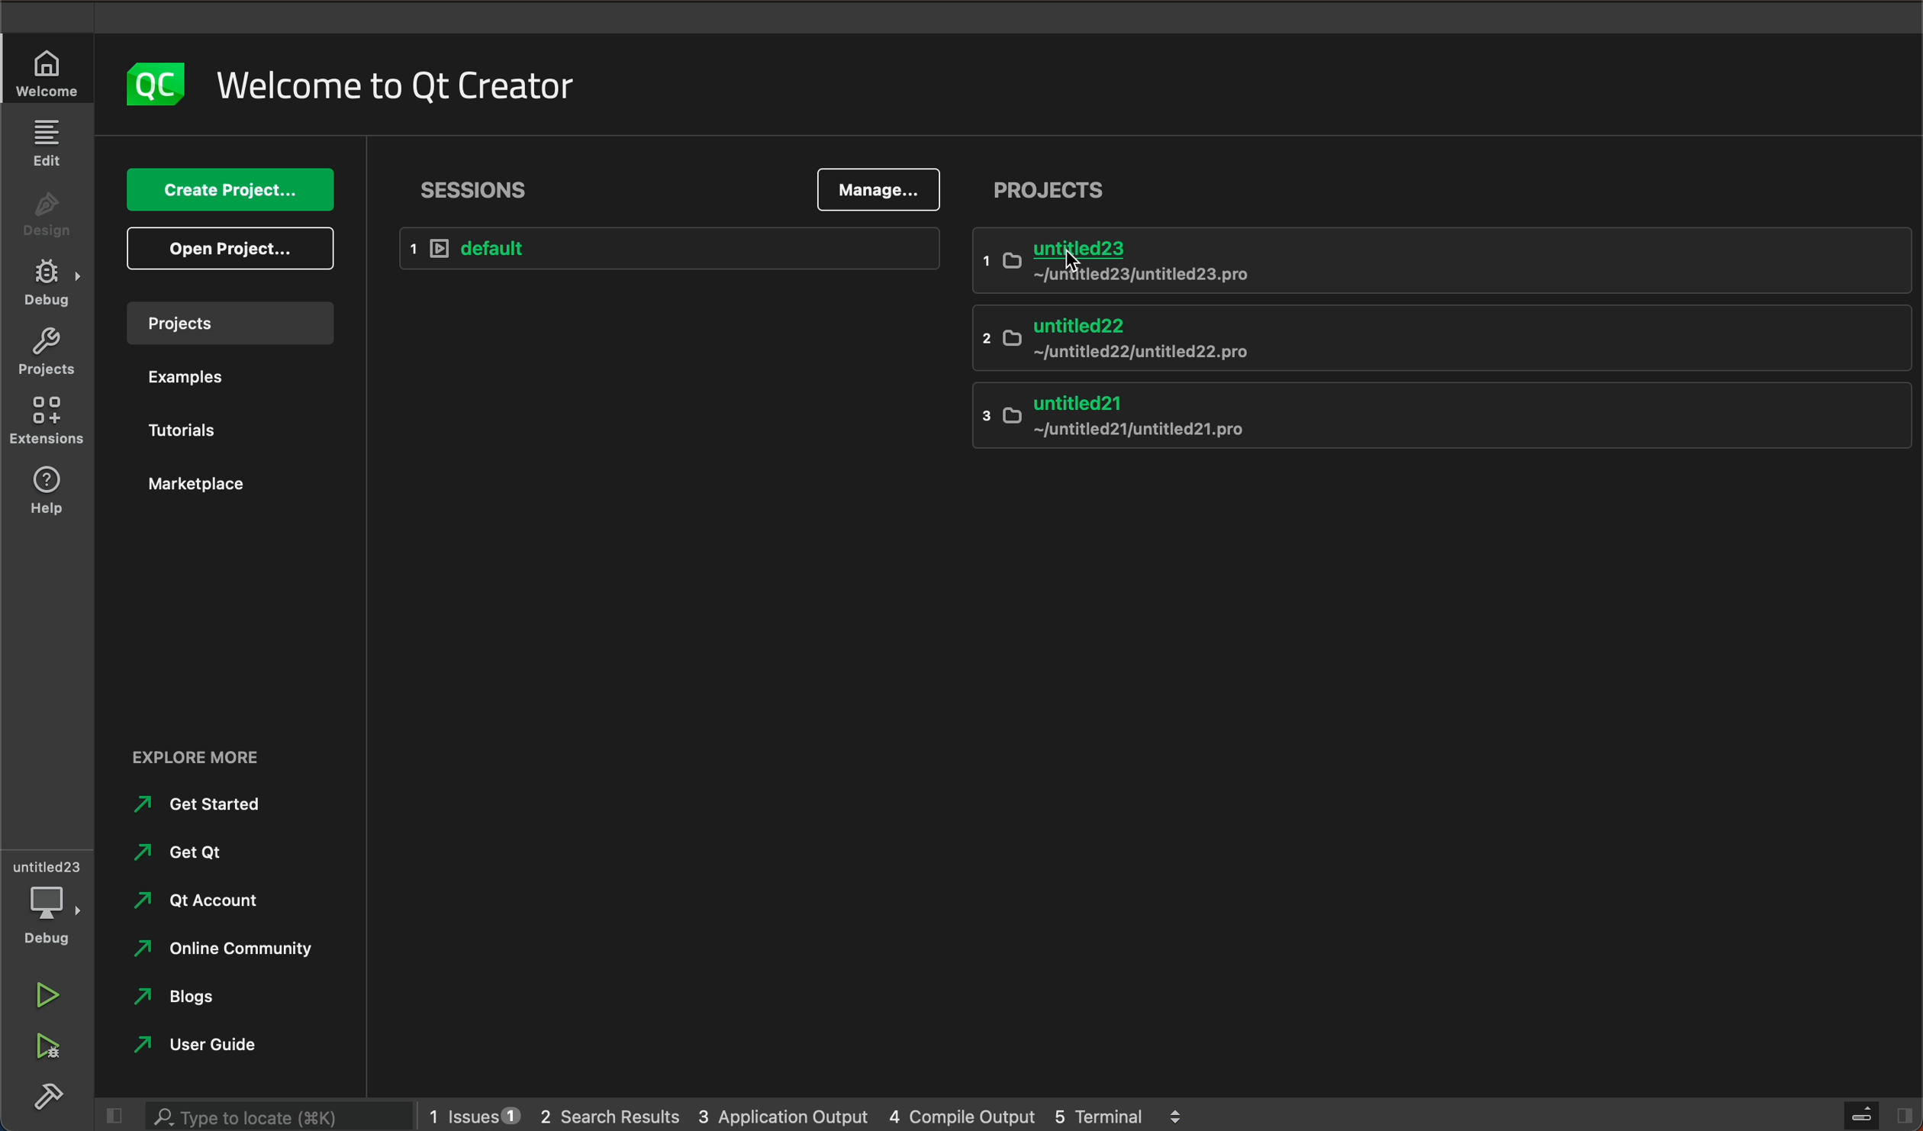 Image resolution: width=1923 pixels, height=1131 pixels. Describe the element at coordinates (47, 994) in the screenshot. I see `run` at that location.